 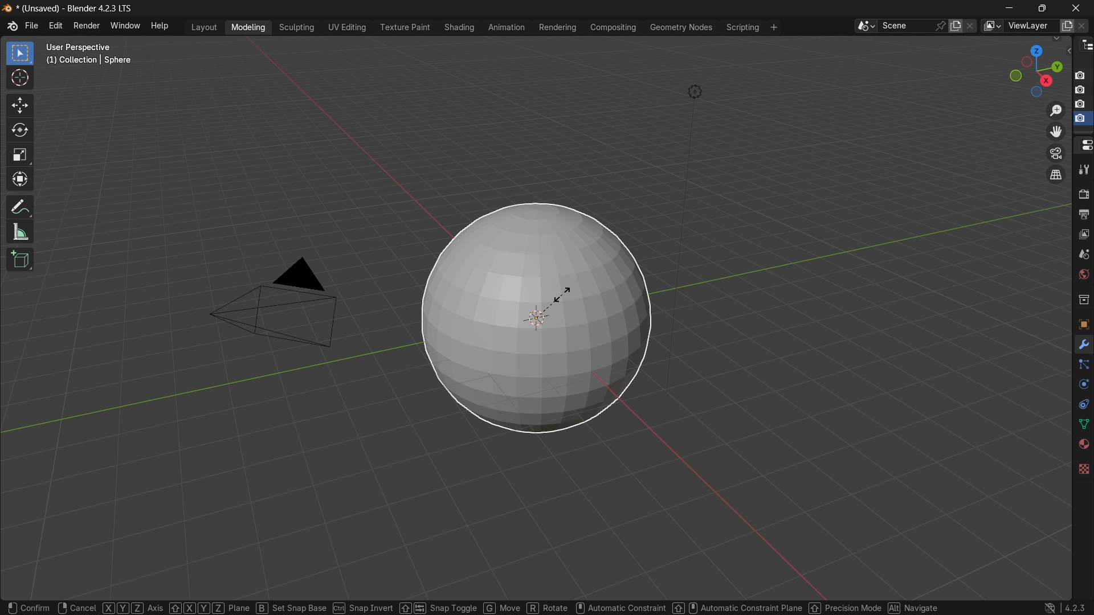 I want to click on compositing menu, so click(x=614, y=28).